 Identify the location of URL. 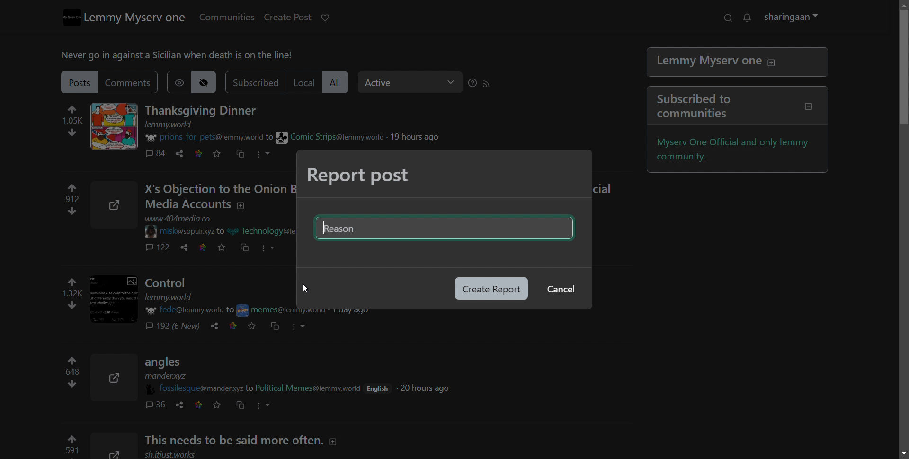
(174, 125).